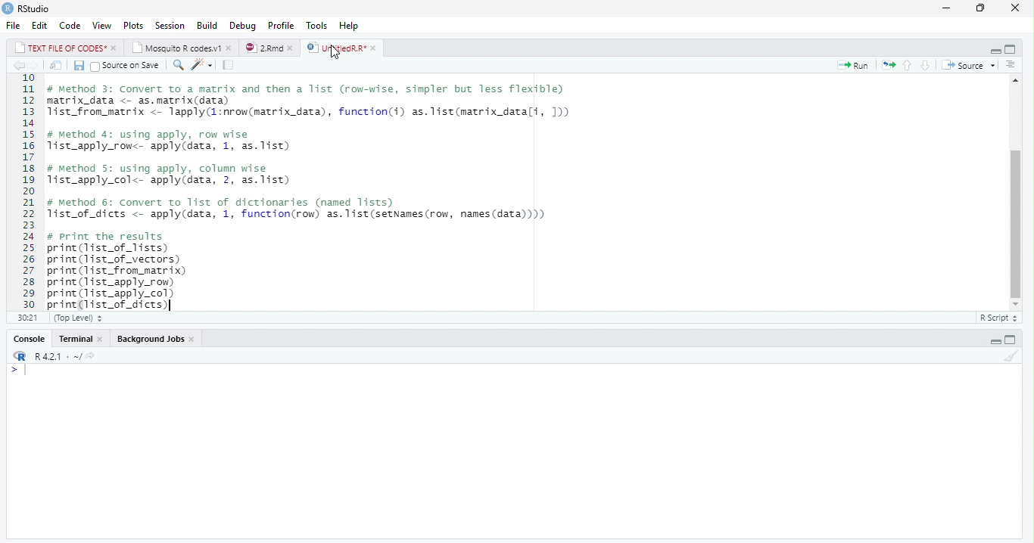 Image resolution: width=1034 pixels, height=543 pixels. Describe the element at coordinates (319, 216) in the screenshot. I see `Tist_of_dicts <- apply(data, 1, function(row) as.list(setNames(row, names(data))))` at that location.